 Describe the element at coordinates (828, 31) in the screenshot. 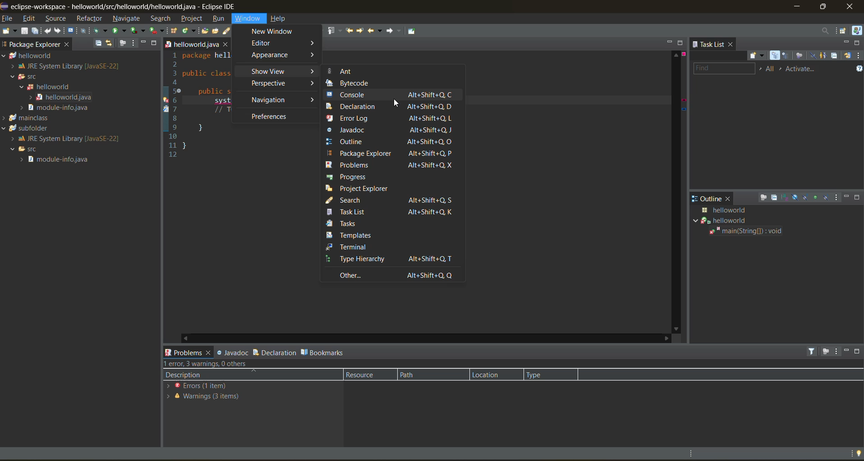

I see `access commands and other items` at that location.